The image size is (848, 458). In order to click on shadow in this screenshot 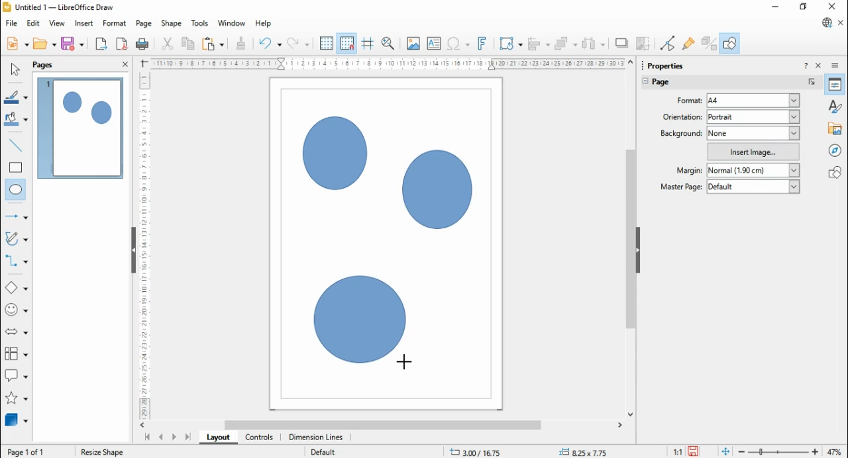, I will do `click(622, 43)`.